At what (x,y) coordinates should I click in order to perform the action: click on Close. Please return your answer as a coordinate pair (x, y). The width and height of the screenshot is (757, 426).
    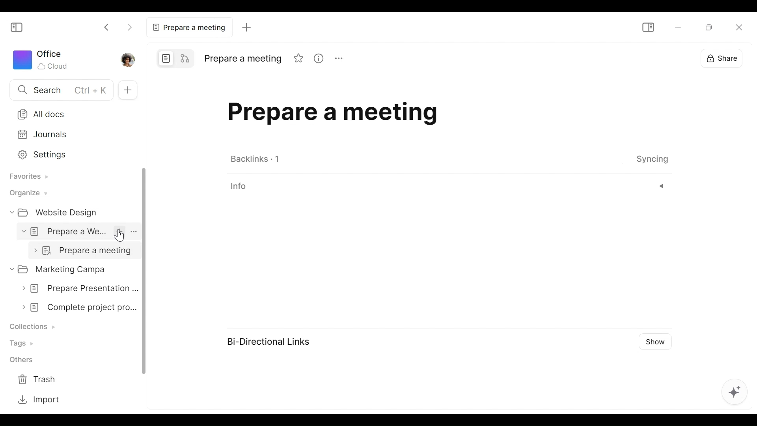
    Looking at the image, I should click on (738, 27).